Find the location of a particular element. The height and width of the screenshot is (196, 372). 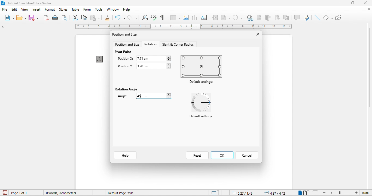

Cursor is located at coordinates (147, 96).